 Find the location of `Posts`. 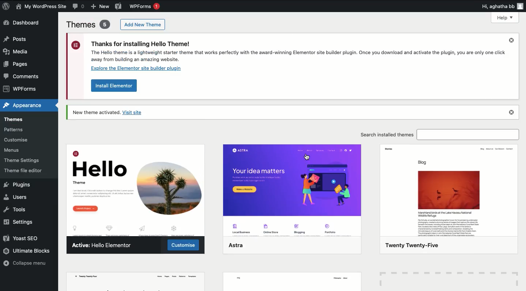

Posts is located at coordinates (16, 40).